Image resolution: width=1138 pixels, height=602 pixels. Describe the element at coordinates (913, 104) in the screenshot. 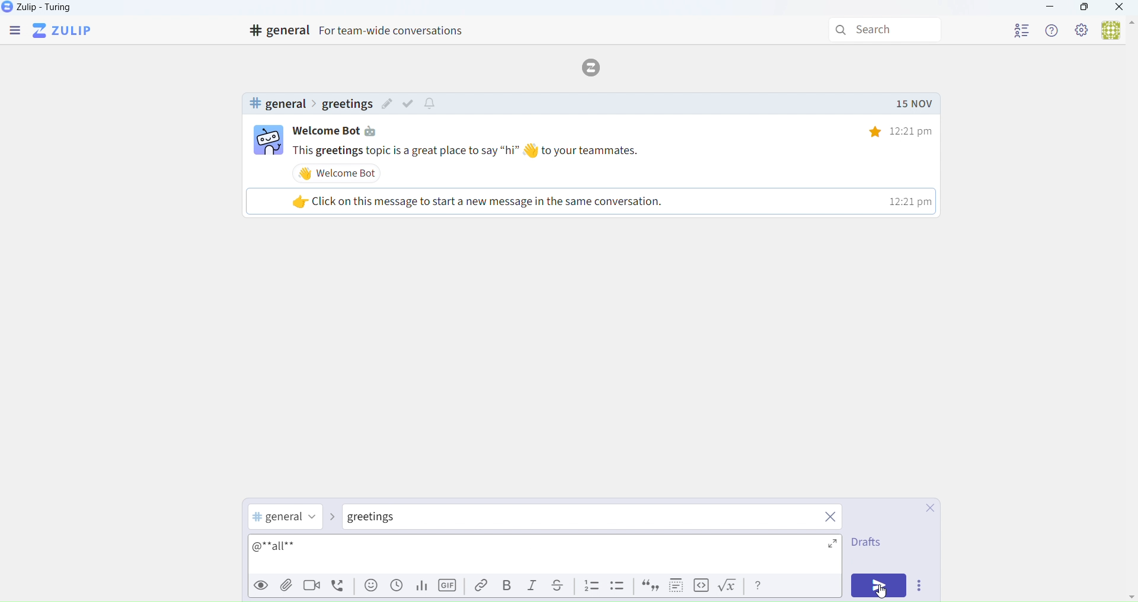

I see `date` at that location.